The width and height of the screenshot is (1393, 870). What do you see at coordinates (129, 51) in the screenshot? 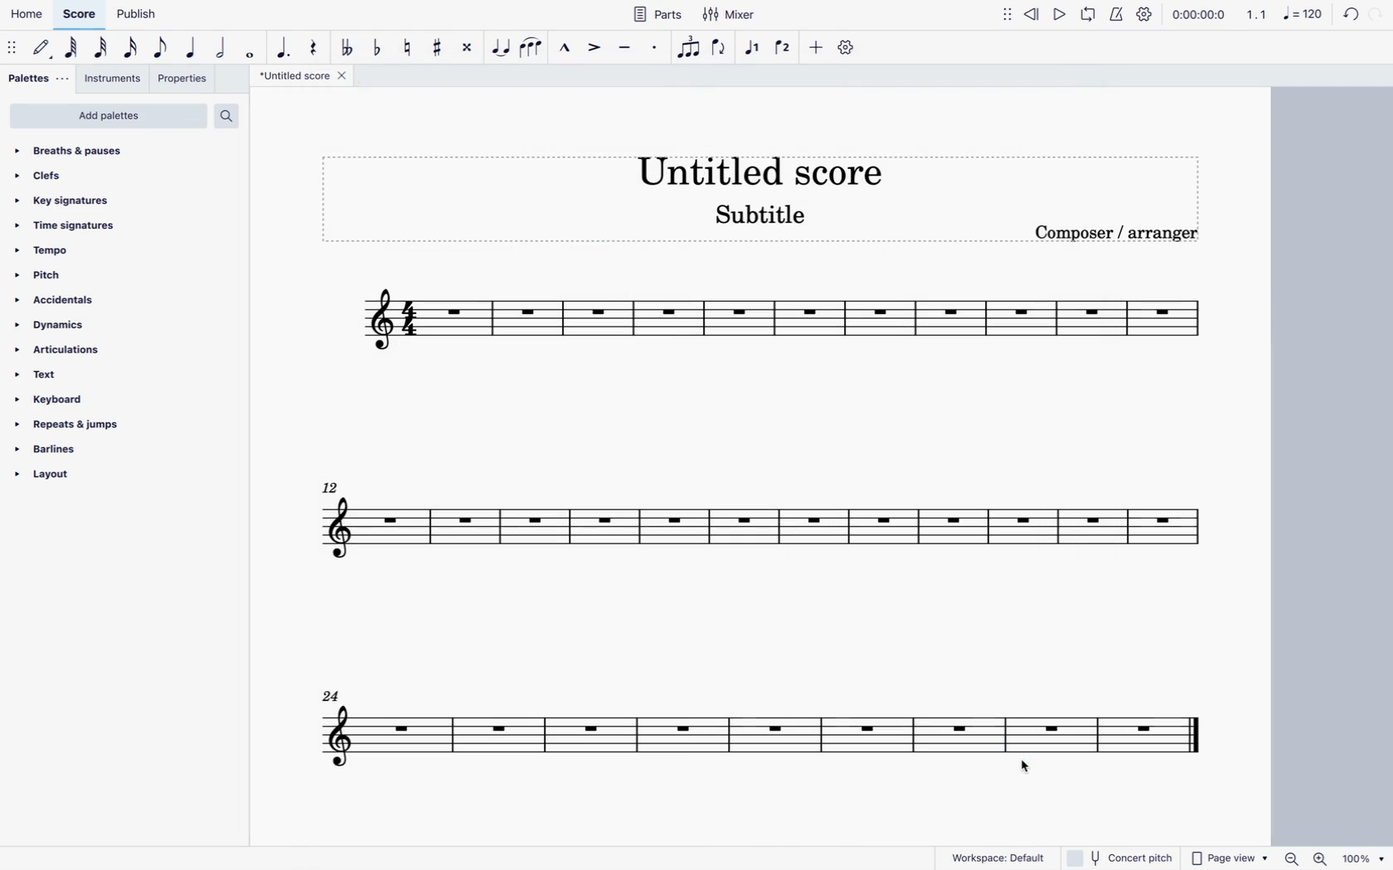
I see `16th note` at bounding box center [129, 51].